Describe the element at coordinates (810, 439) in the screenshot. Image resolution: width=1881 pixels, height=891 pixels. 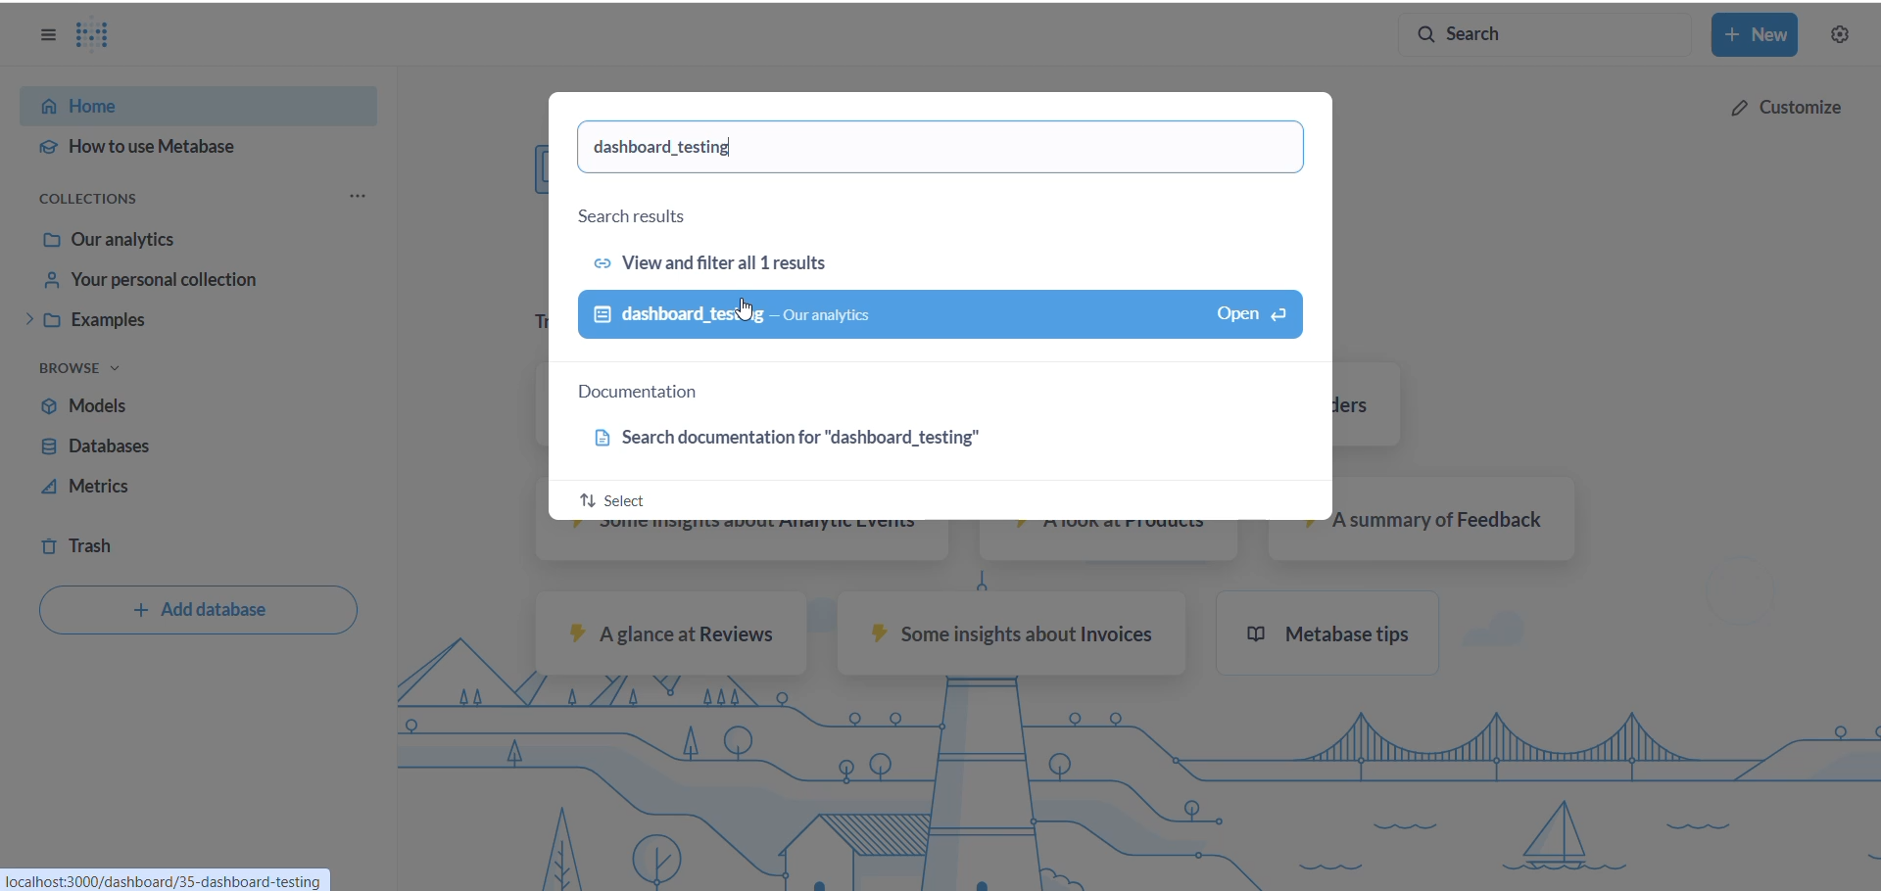
I see `Search documentation for "dashboard_testing"` at that location.